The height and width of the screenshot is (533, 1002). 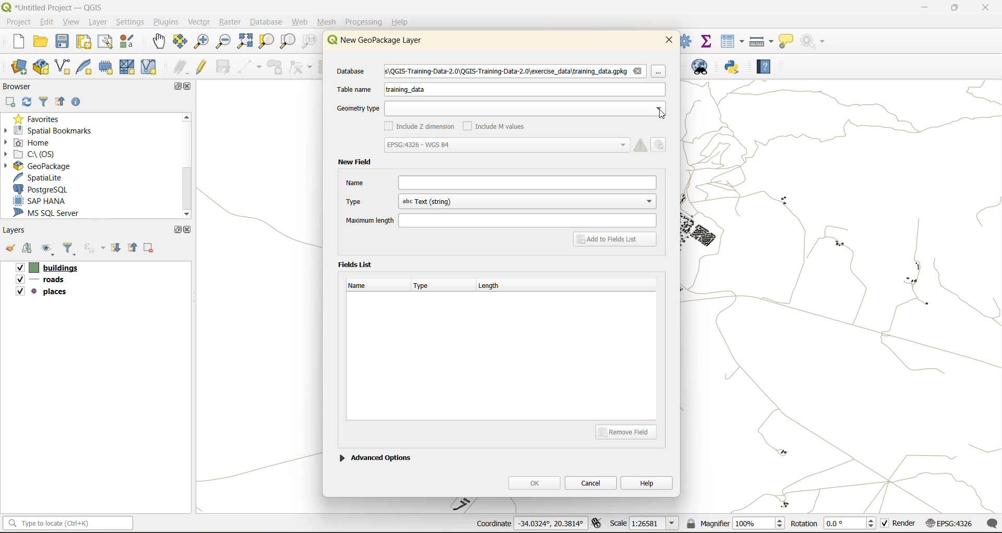 I want to click on plugins, so click(x=165, y=22).